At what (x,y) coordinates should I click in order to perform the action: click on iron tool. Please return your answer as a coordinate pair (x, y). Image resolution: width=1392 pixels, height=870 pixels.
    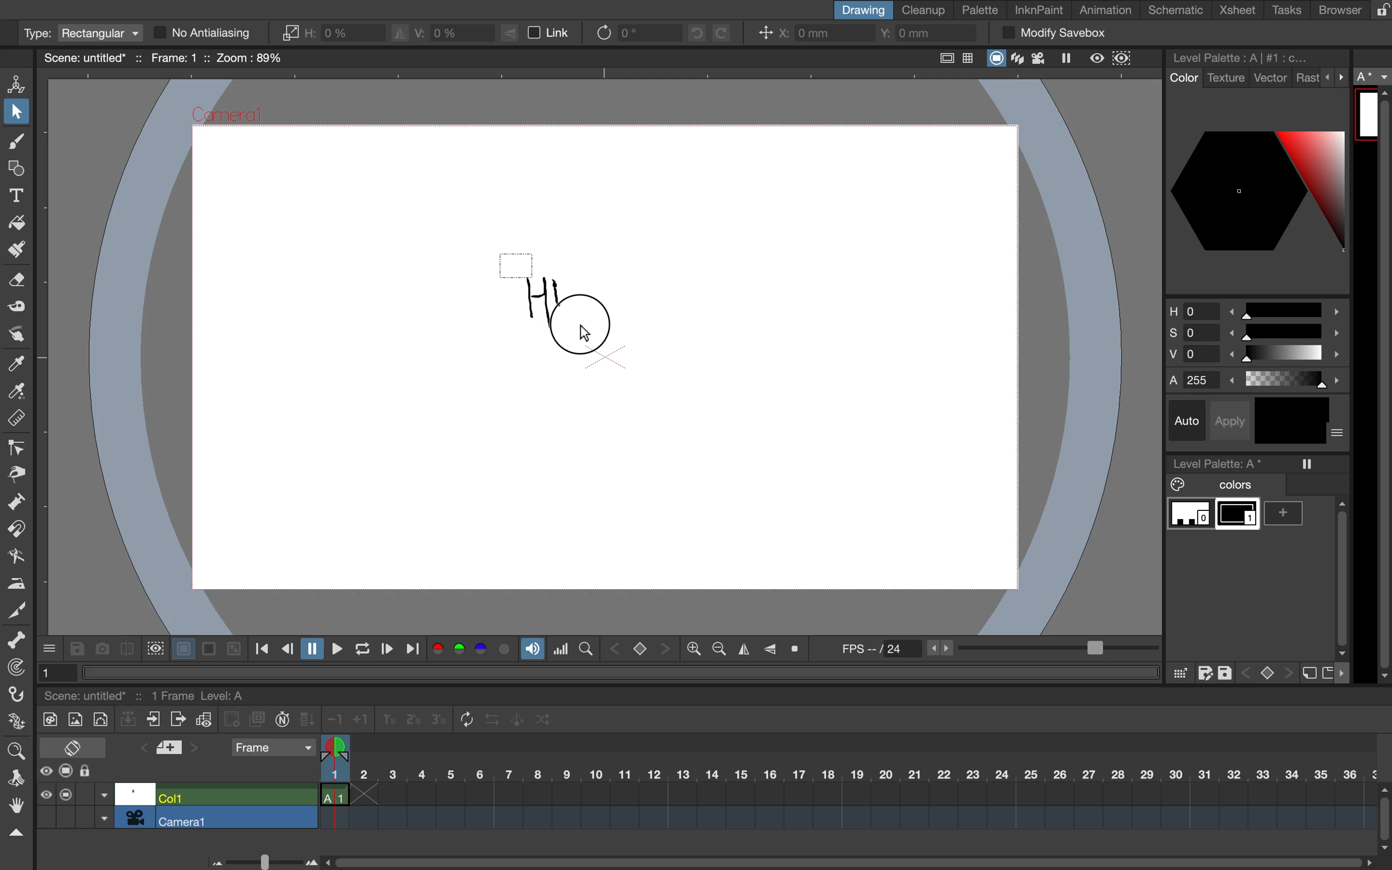
    Looking at the image, I should click on (17, 582).